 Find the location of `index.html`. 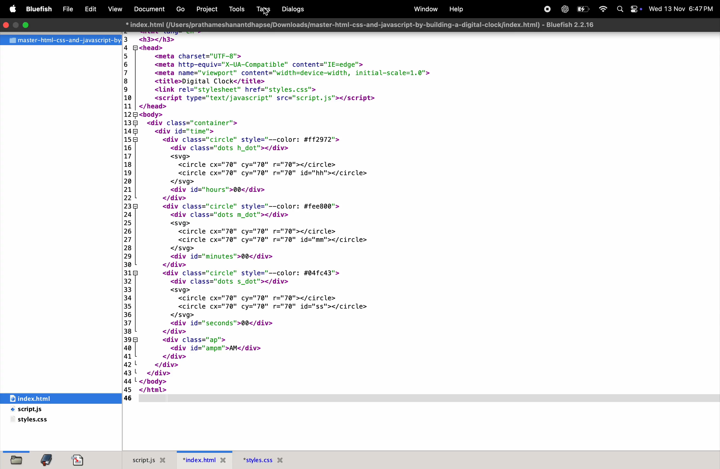

index.html is located at coordinates (198, 460).